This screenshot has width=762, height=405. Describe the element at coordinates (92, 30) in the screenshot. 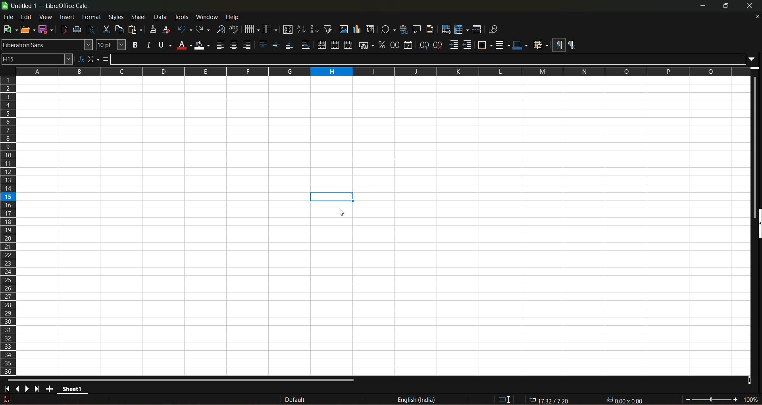

I see `toggle print view` at that location.